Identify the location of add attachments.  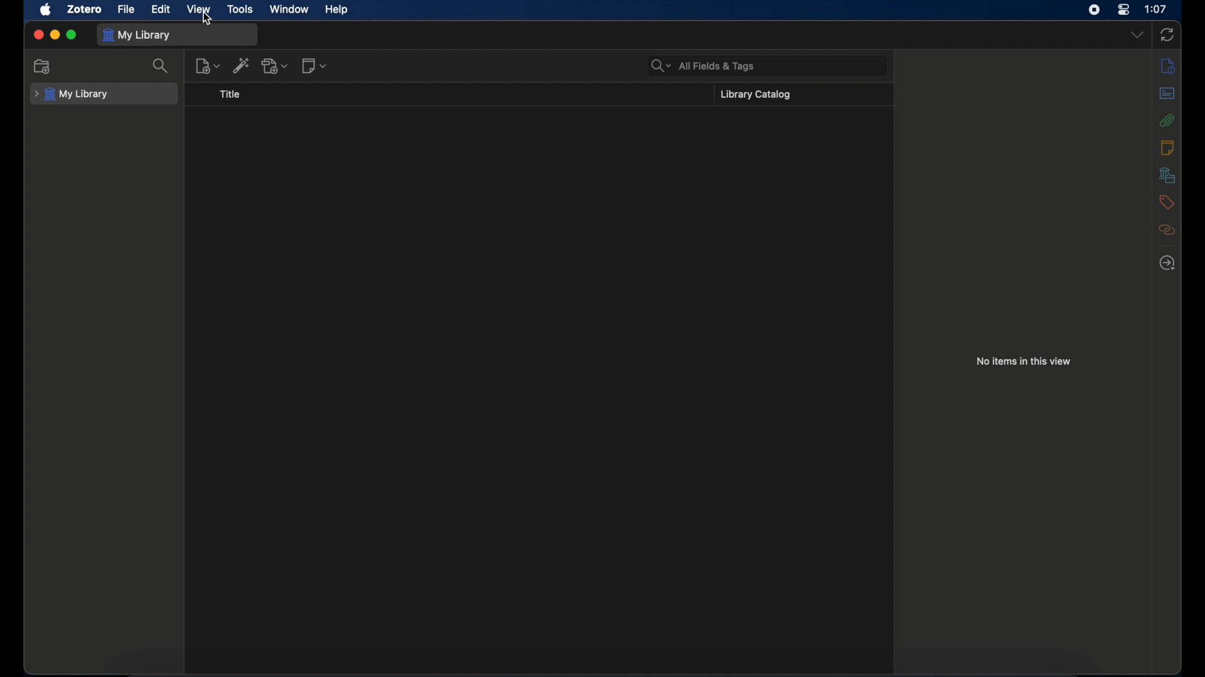
(275, 65).